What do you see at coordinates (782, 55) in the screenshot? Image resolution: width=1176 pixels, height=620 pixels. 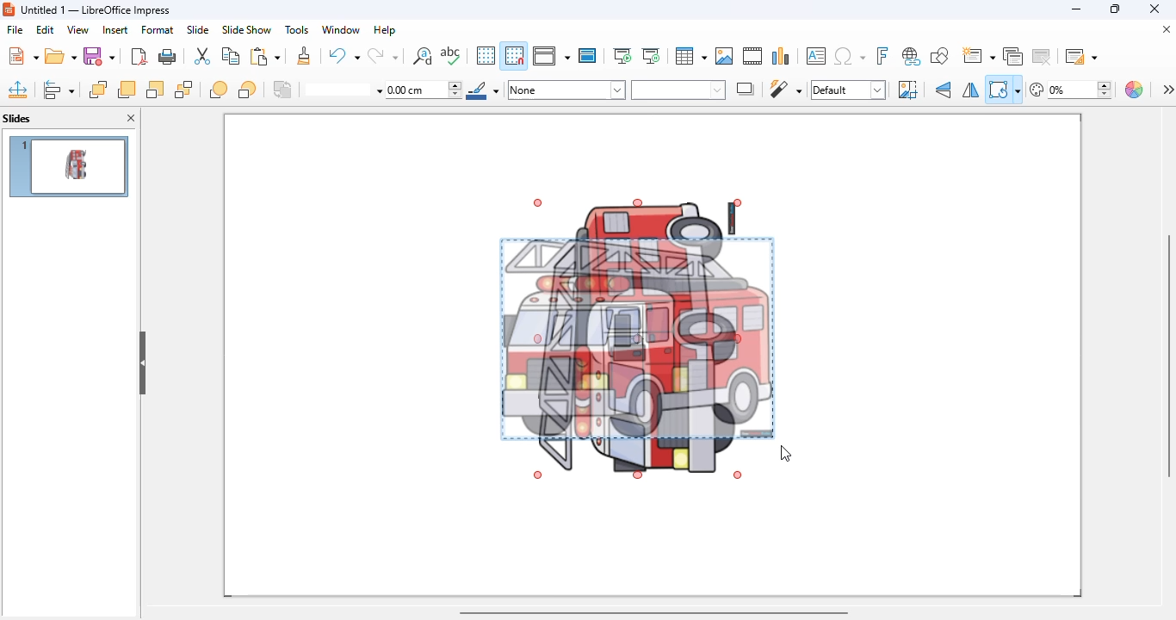 I see `insert chart` at bounding box center [782, 55].